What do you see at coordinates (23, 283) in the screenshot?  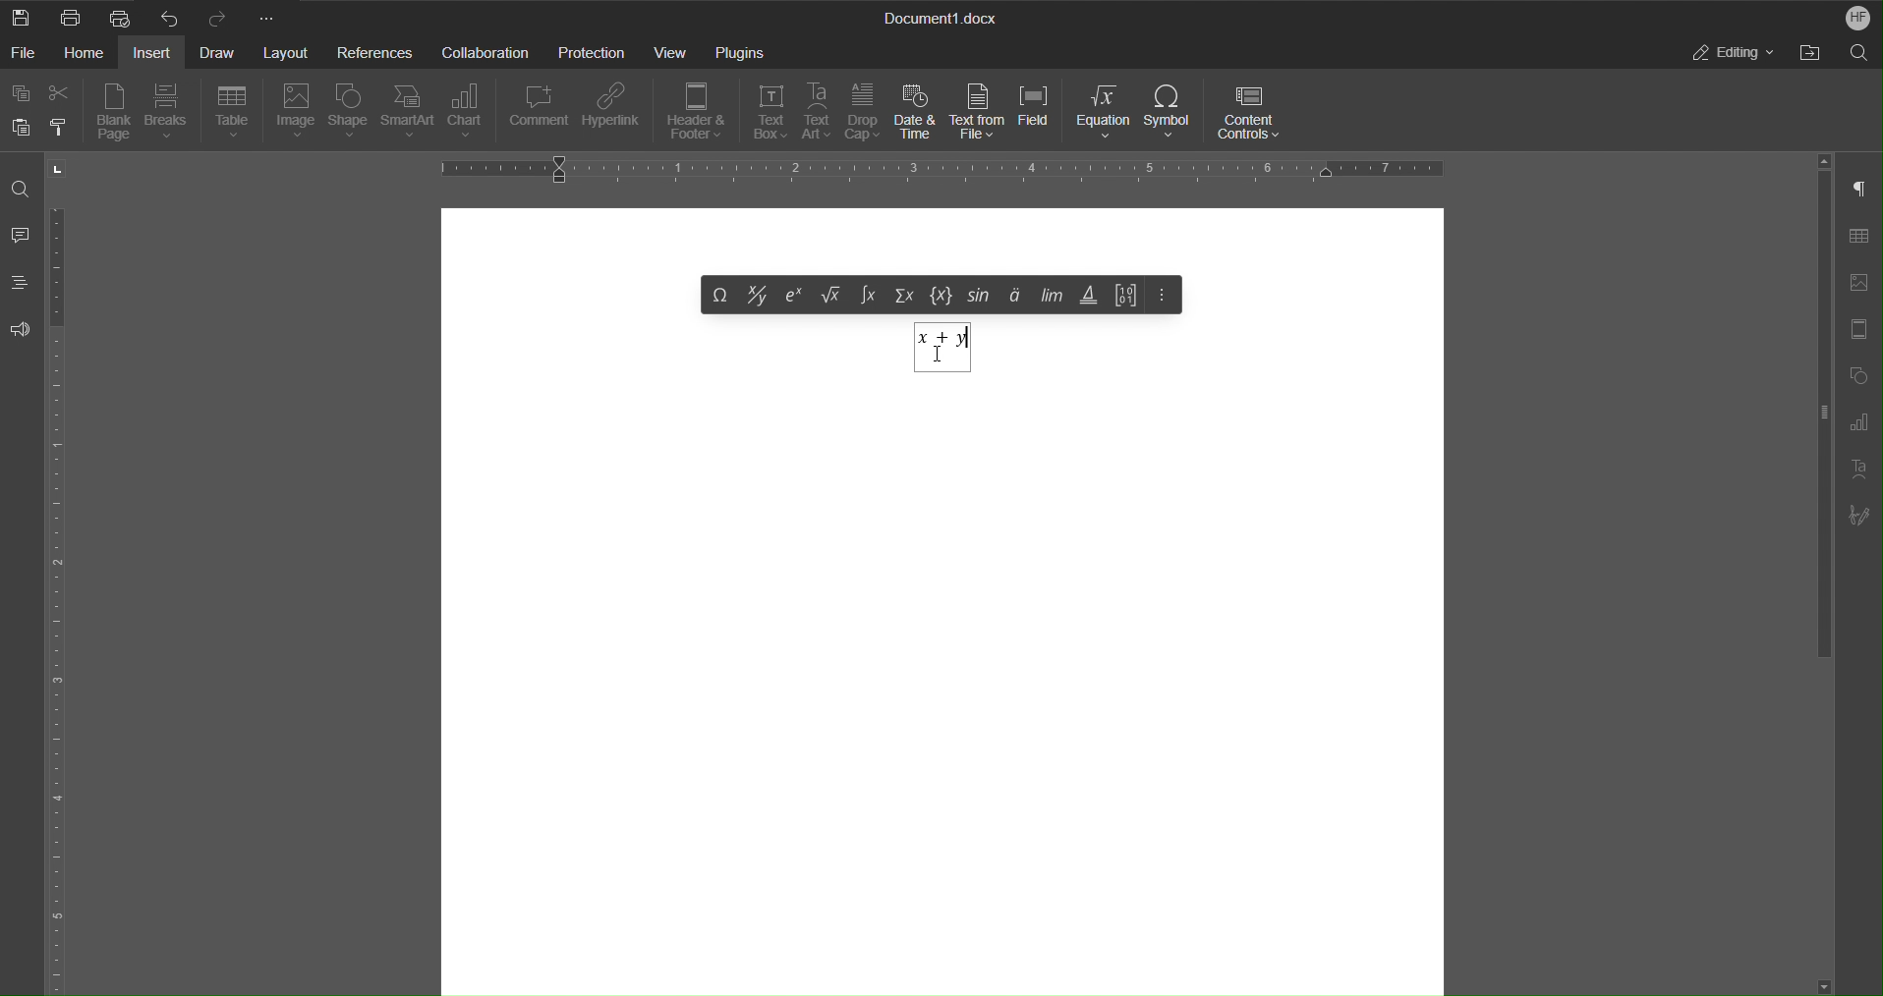 I see `Headings` at bounding box center [23, 283].